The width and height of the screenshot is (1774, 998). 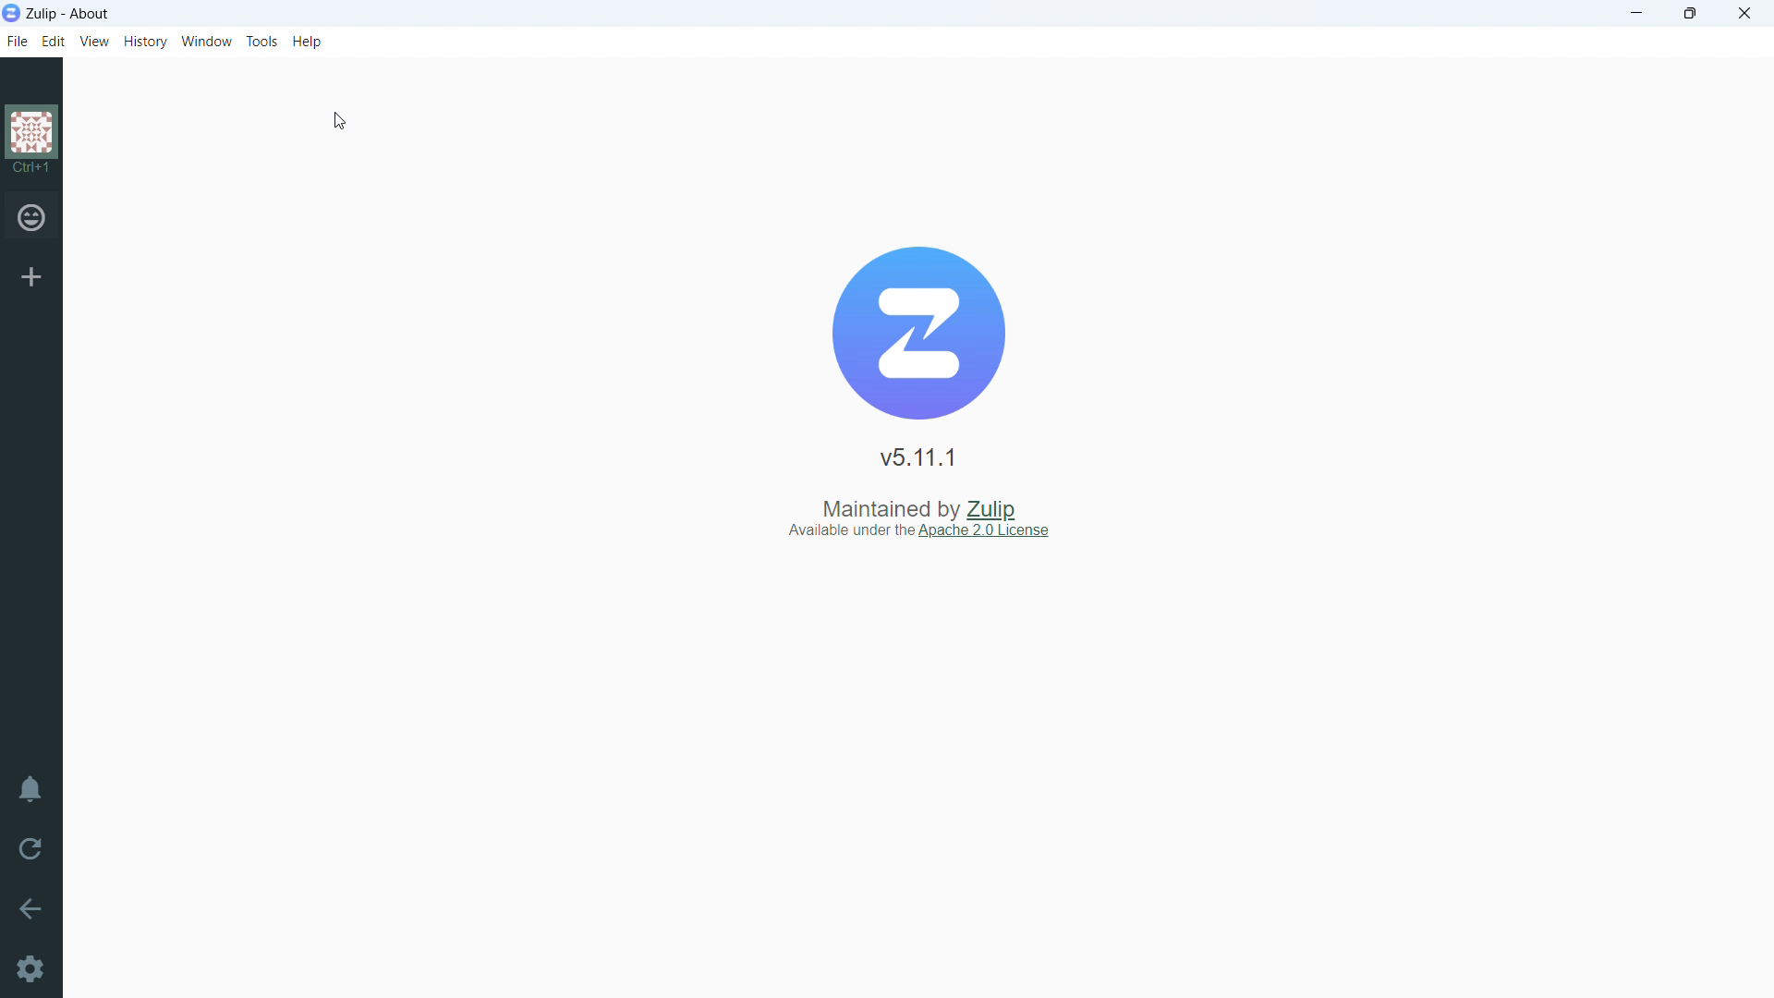 What do you see at coordinates (208, 41) in the screenshot?
I see `window` at bounding box center [208, 41].